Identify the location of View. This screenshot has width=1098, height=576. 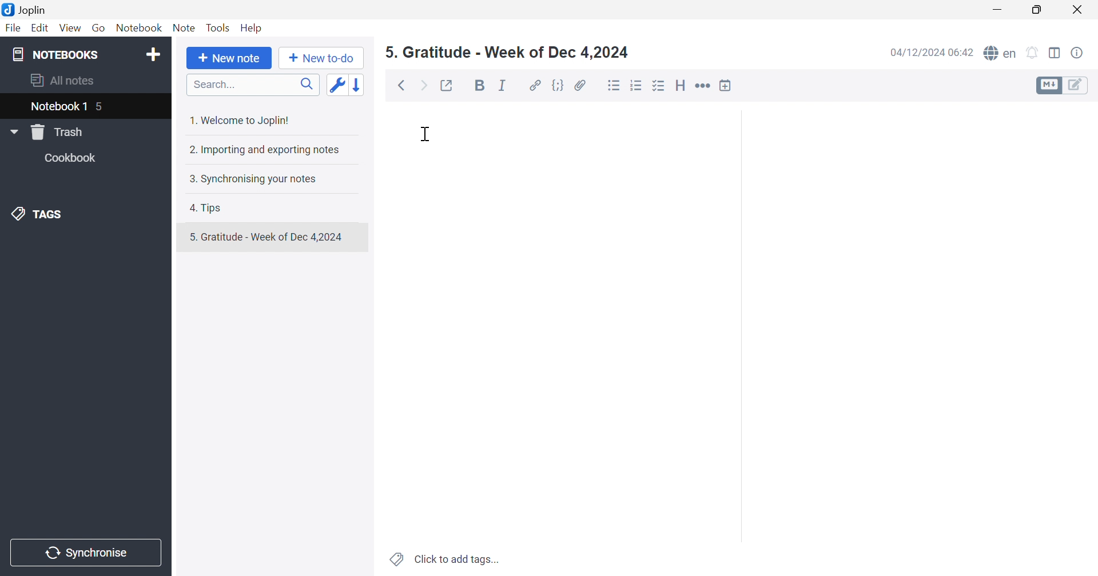
(70, 29).